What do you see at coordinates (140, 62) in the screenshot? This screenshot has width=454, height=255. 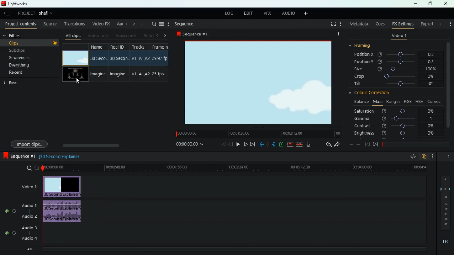 I see `tracks` at bounding box center [140, 62].